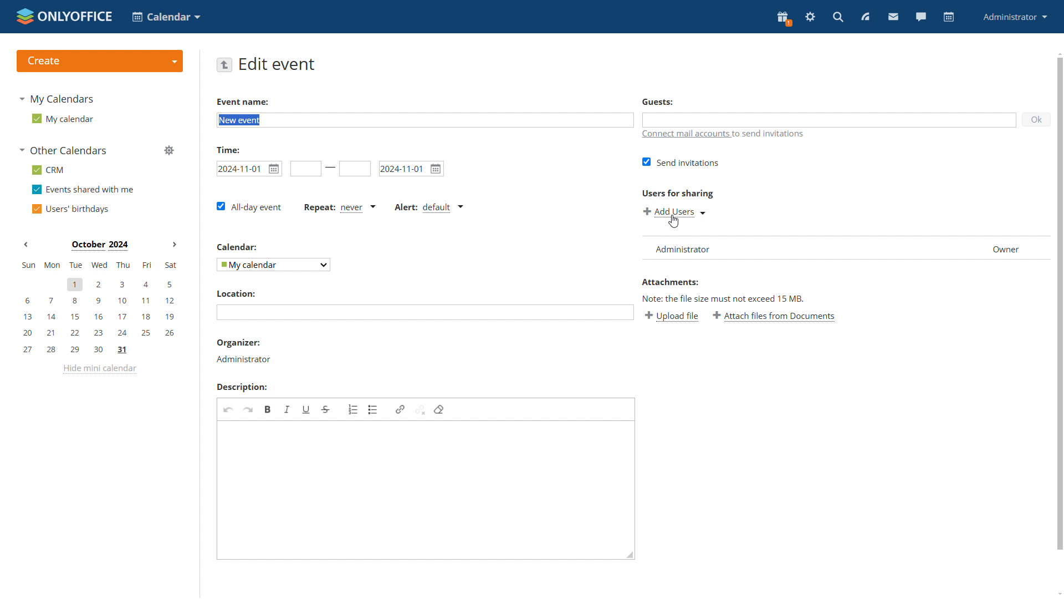 The image size is (1064, 599). What do you see at coordinates (1015, 17) in the screenshot?
I see `administrator` at bounding box center [1015, 17].